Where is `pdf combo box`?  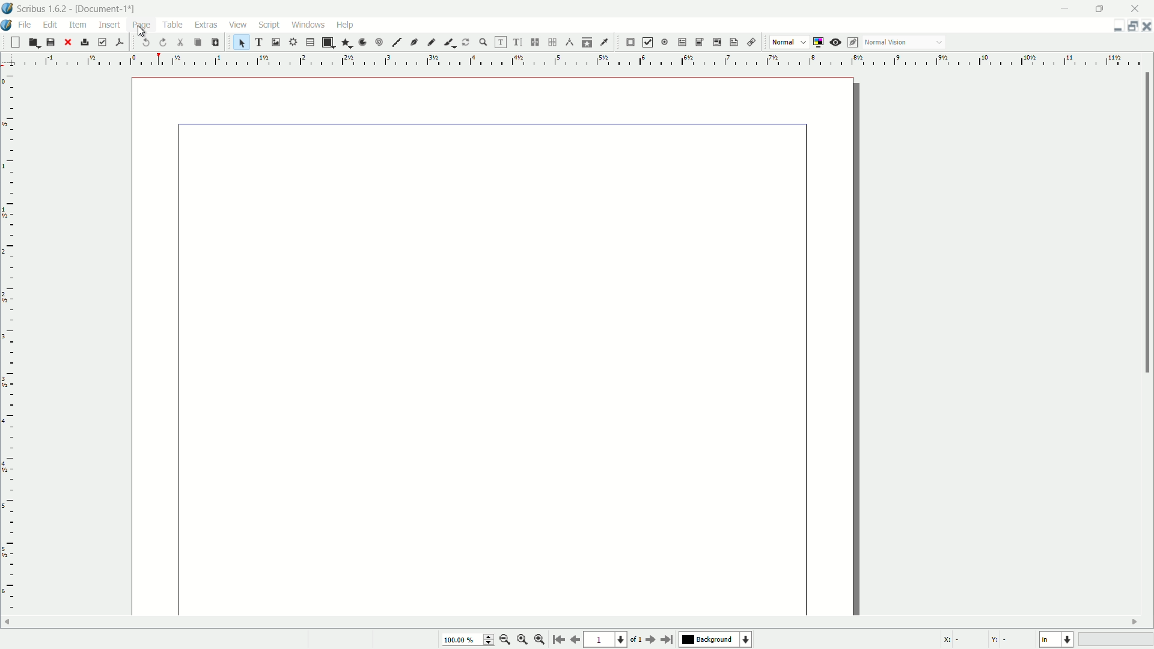
pdf combo box is located at coordinates (698, 41).